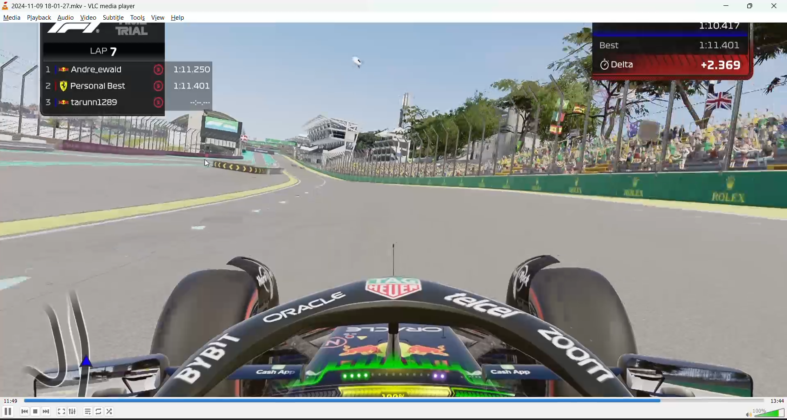 This screenshot has width=787, height=420. Describe the element at coordinates (392, 208) in the screenshot. I see `video` at that location.